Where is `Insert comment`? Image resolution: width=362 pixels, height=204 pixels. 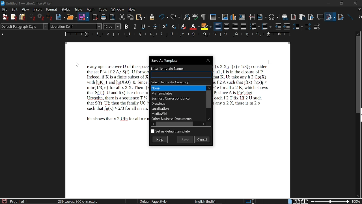 Insert comment is located at coordinates (320, 16).